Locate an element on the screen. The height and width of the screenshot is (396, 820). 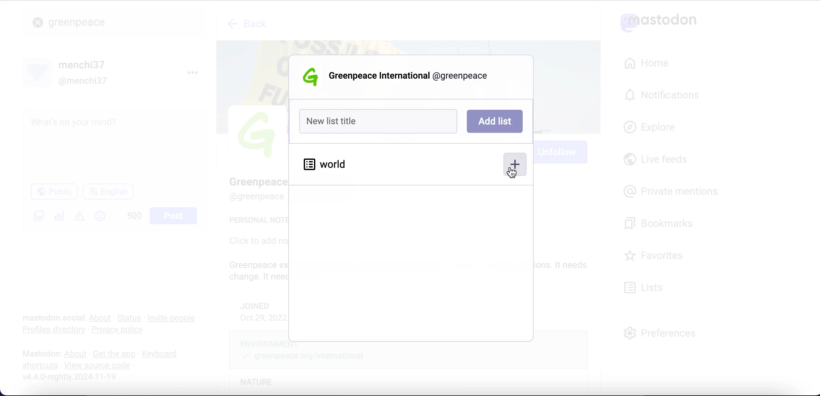
post what's n your mind is located at coordinates (114, 144).